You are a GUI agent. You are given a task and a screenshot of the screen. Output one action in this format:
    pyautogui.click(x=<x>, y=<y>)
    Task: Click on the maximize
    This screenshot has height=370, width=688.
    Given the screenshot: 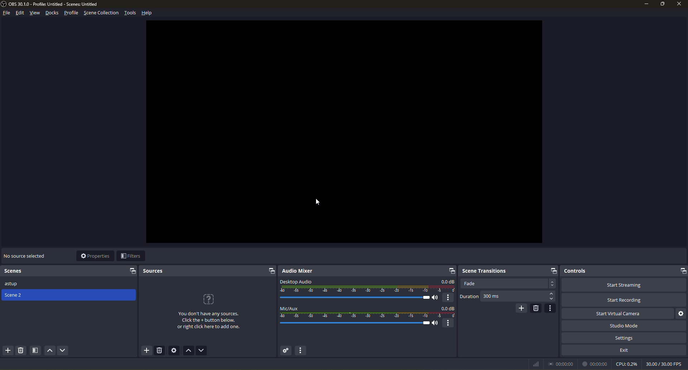 What is the action you would take?
    pyautogui.click(x=663, y=4)
    